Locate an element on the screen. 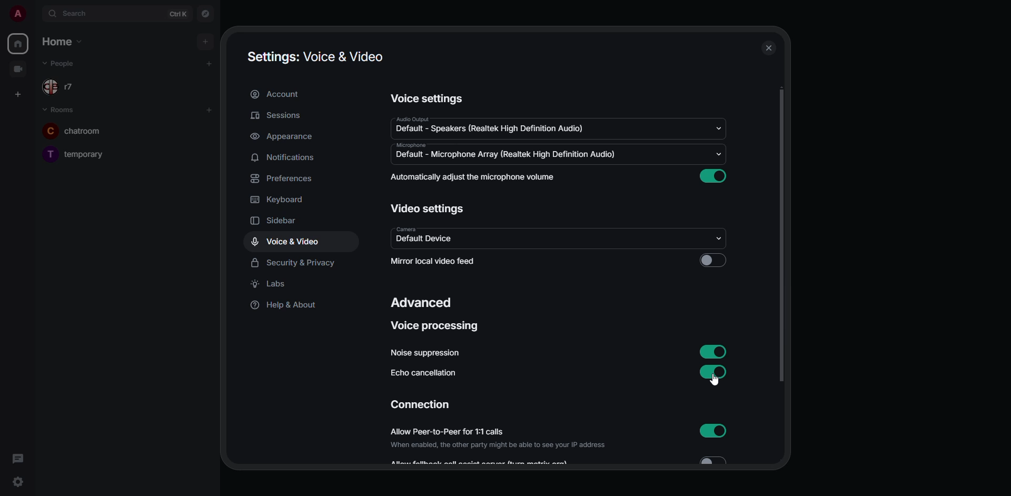 This screenshot has width=1011, height=496. people is located at coordinates (61, 64).